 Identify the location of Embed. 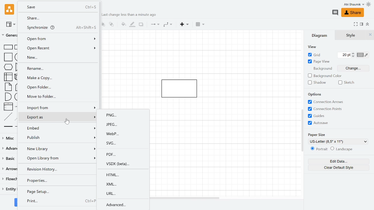
(58, 128).